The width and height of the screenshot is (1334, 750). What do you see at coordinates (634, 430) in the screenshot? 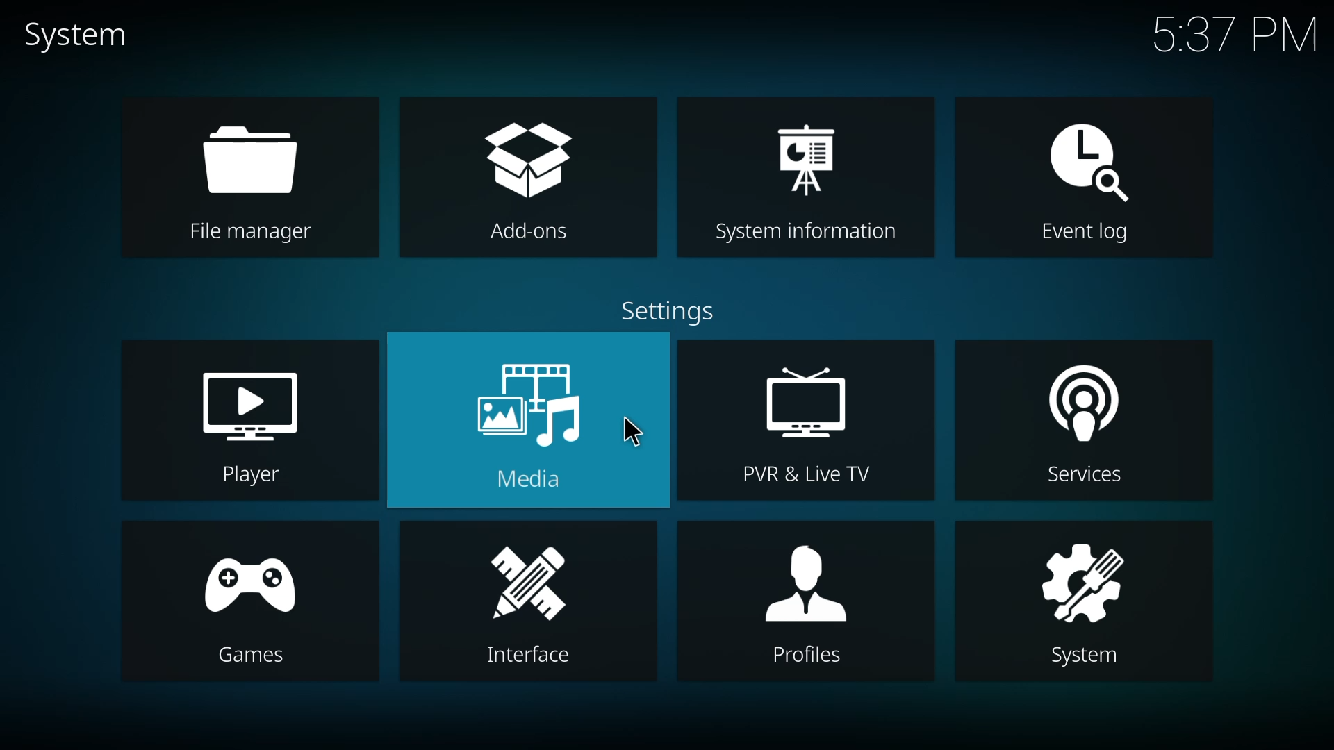
I see `cursor` at bounding box center [634, 430].